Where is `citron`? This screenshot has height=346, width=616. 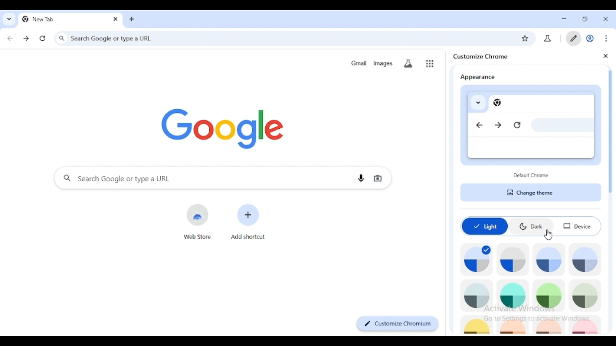 citron is located at coordinates (478, 326).